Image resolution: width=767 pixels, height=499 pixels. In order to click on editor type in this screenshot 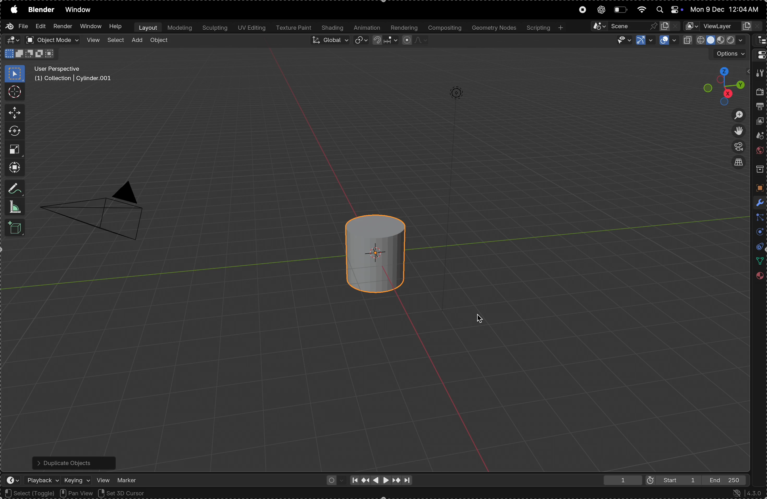, I will do `click(759, 54)`.